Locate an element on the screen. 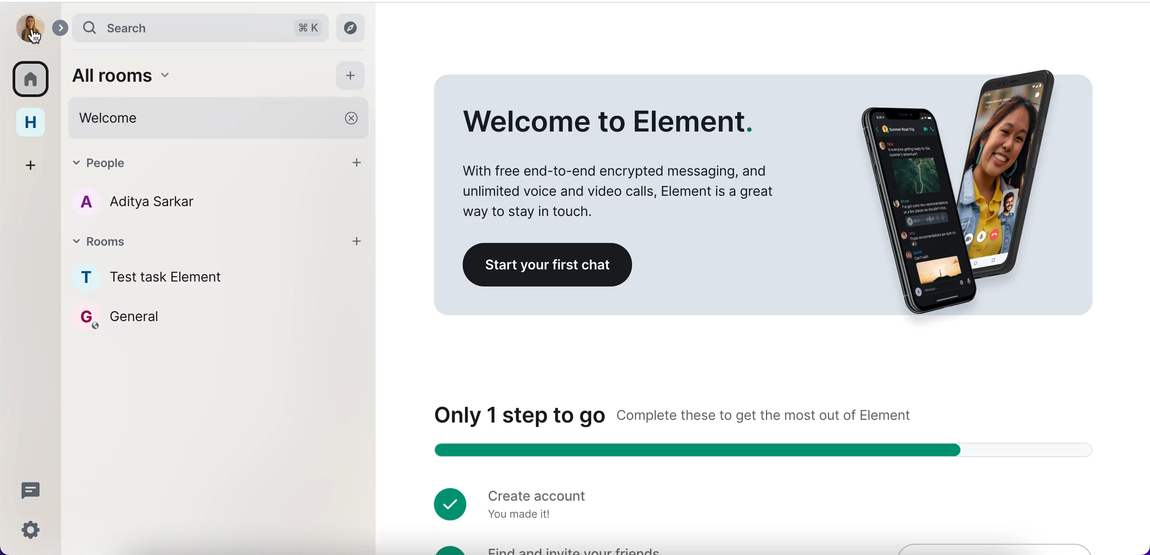  create account you made it is located at coordinates (511, 502).